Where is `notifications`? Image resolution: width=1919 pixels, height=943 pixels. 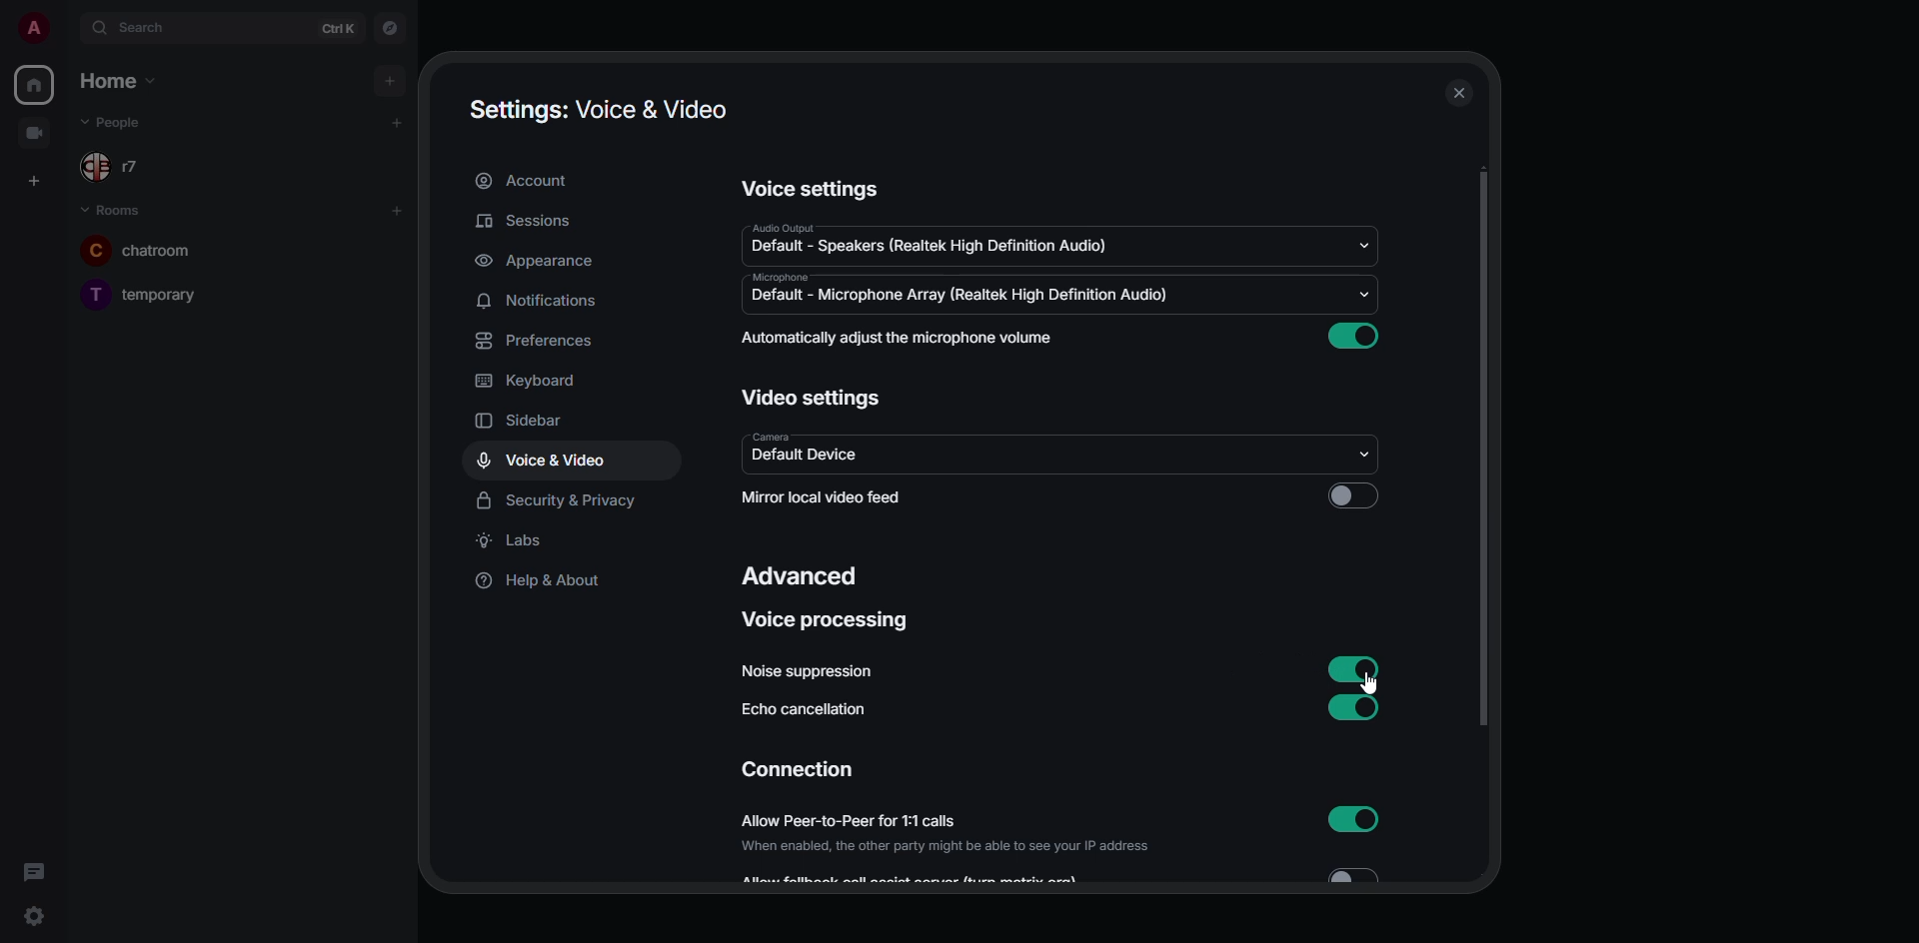
notifications is located at coordinates (547, 299).